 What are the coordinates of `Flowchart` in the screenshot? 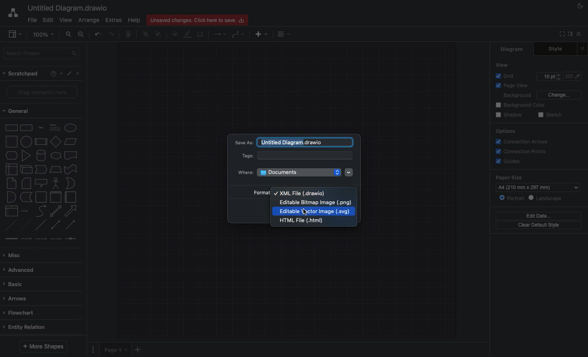 It's located at (18, 313).